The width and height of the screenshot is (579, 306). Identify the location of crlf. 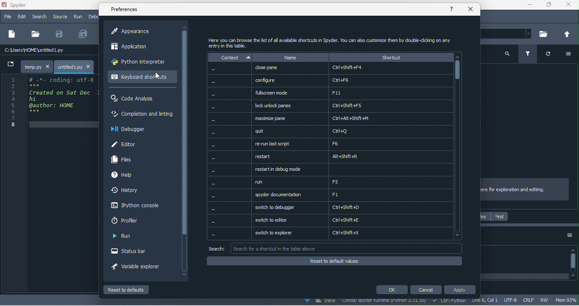
(527, 299).